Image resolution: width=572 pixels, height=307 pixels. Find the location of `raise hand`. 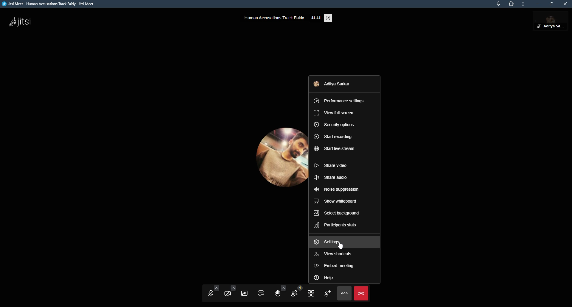

raise hand is located at coordinates (277, 292).